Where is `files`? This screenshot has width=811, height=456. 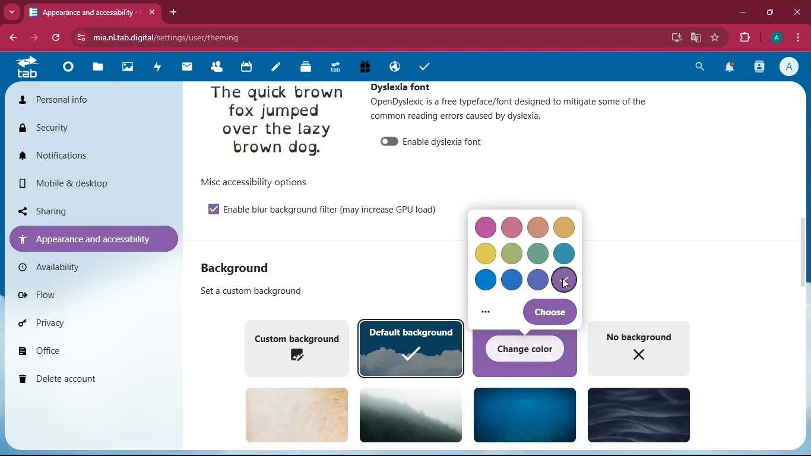
files is located at coordinates (98, 68).